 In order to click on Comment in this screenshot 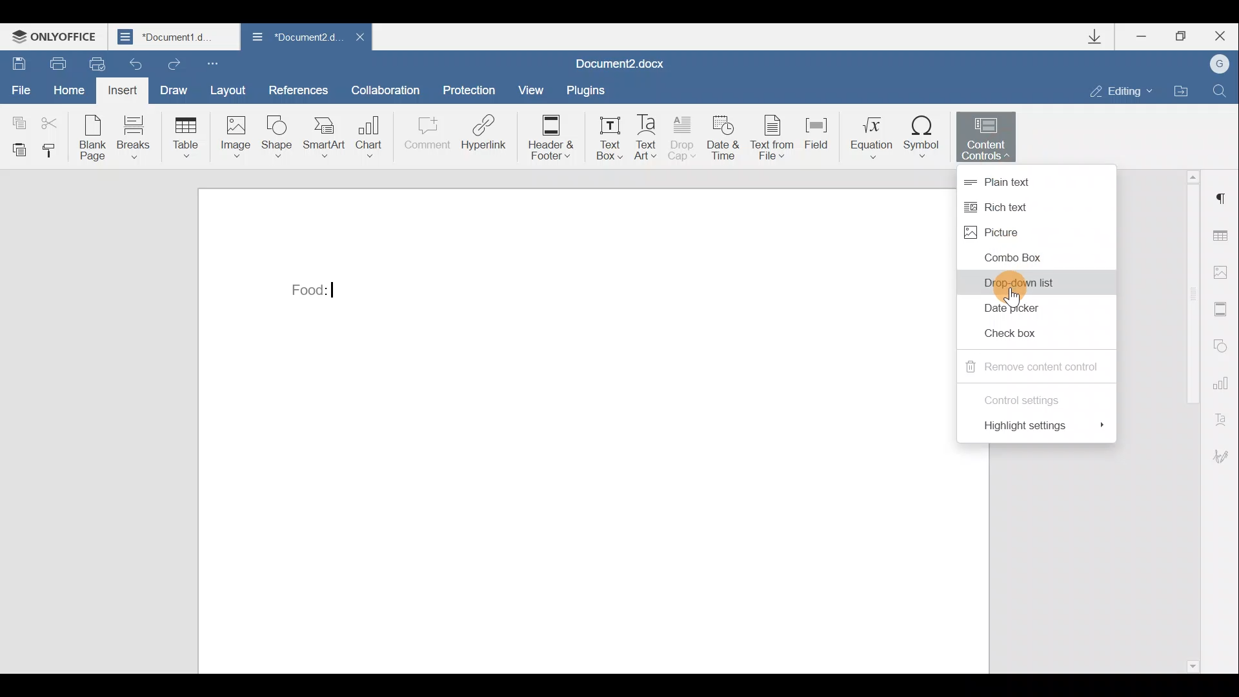, I will do `click(427, 139)`.